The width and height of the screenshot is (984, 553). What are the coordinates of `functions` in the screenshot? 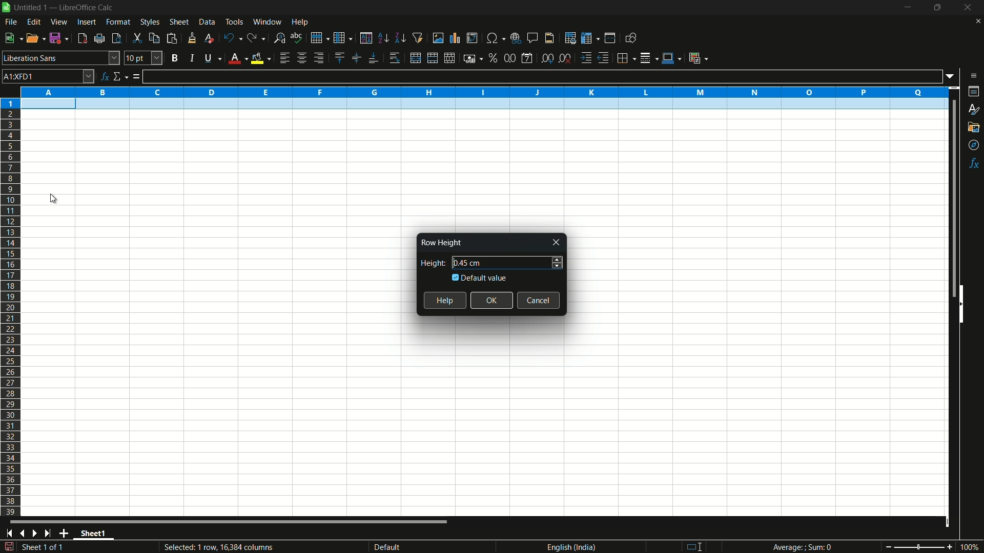 It's located at (975, 163).